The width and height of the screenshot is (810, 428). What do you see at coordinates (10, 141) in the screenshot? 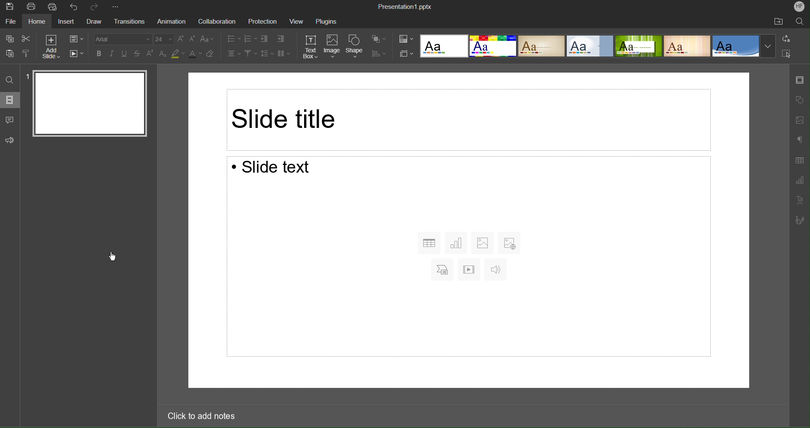
I see `Feedback and Support` at bounding box center [10, 141].